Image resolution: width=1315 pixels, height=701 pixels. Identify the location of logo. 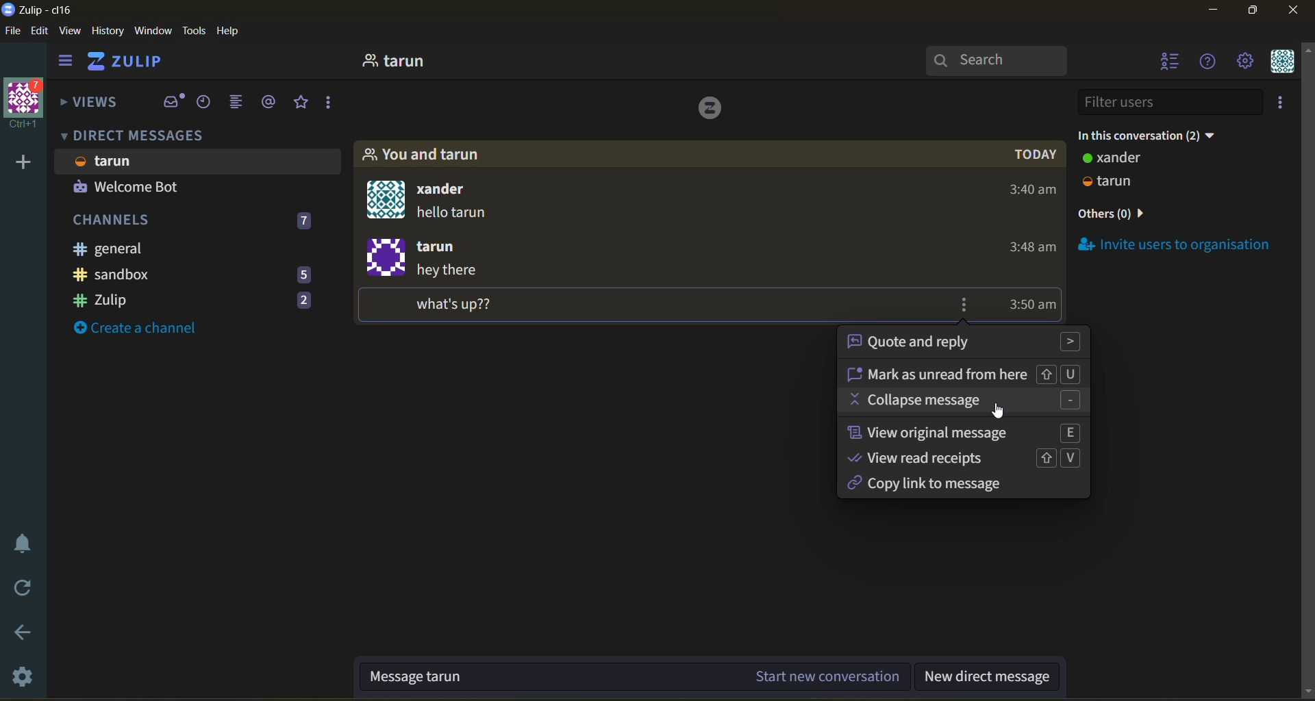
(710, 110).